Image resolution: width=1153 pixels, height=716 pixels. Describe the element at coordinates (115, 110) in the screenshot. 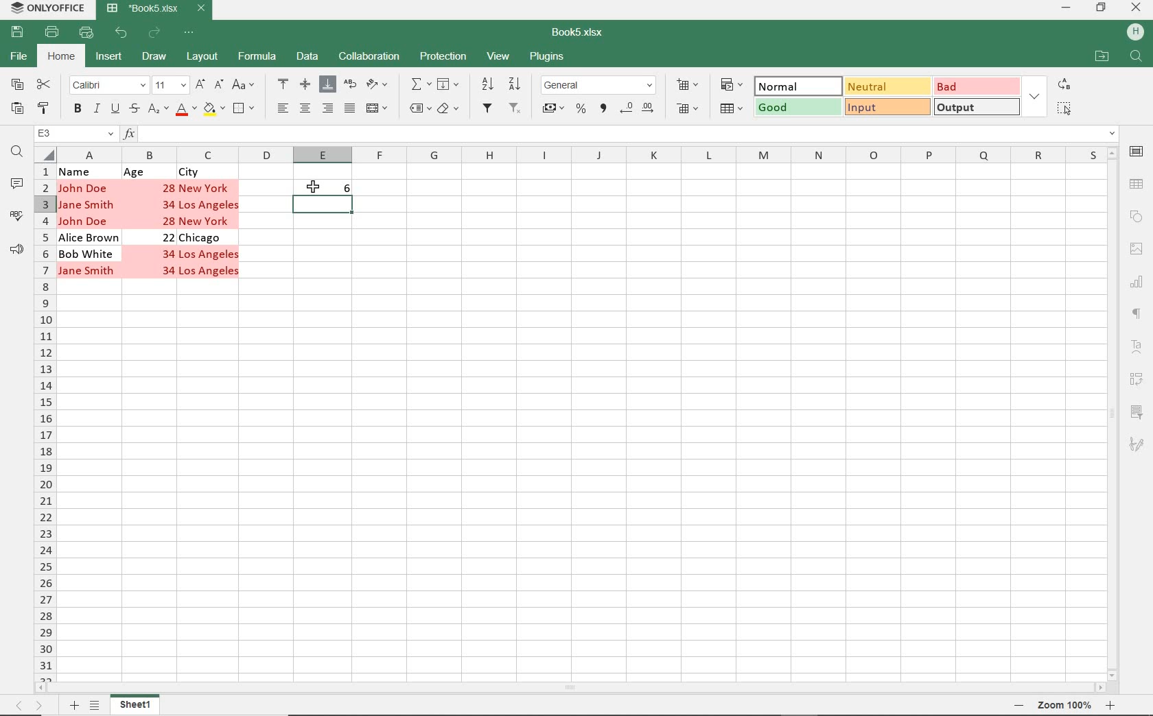

I see `UNDERLINE` at that location.